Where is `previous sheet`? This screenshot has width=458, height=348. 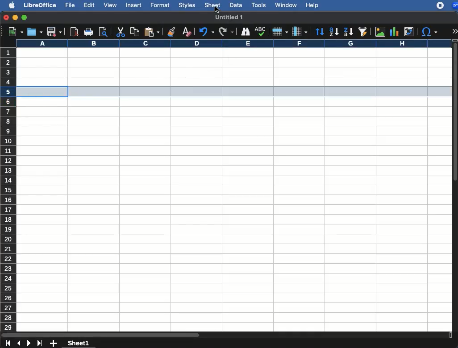
previous sheet is located at coordinates (18, 343).